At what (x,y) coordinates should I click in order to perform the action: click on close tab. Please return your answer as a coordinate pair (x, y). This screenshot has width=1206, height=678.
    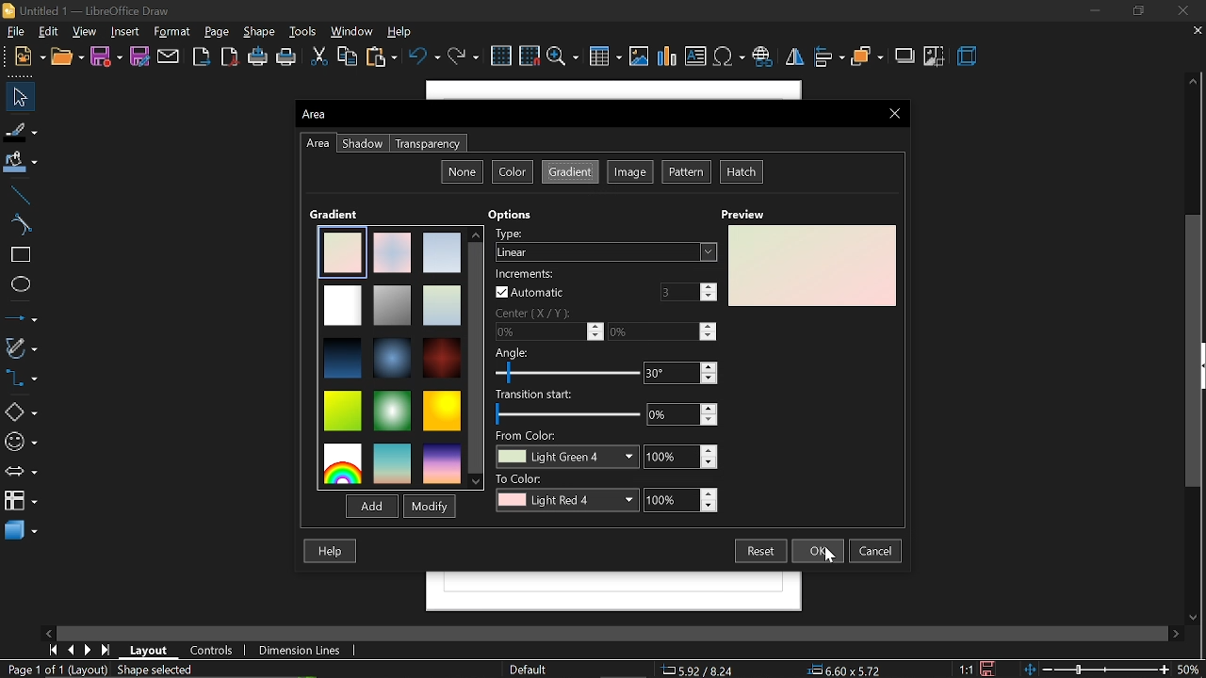
    Looking at the image, I should click on (1194, 33).